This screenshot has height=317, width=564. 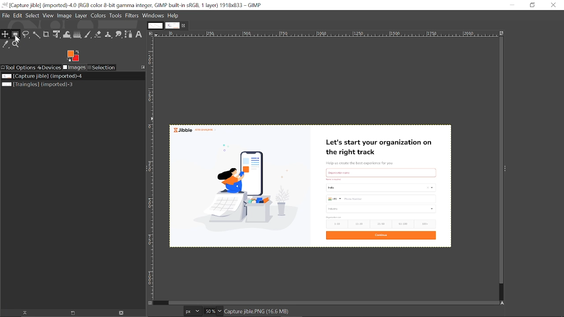 What do you see at coordinates (184, 26) in the screenshot?
I see `Close current tab` at bounding box center [184, 26].